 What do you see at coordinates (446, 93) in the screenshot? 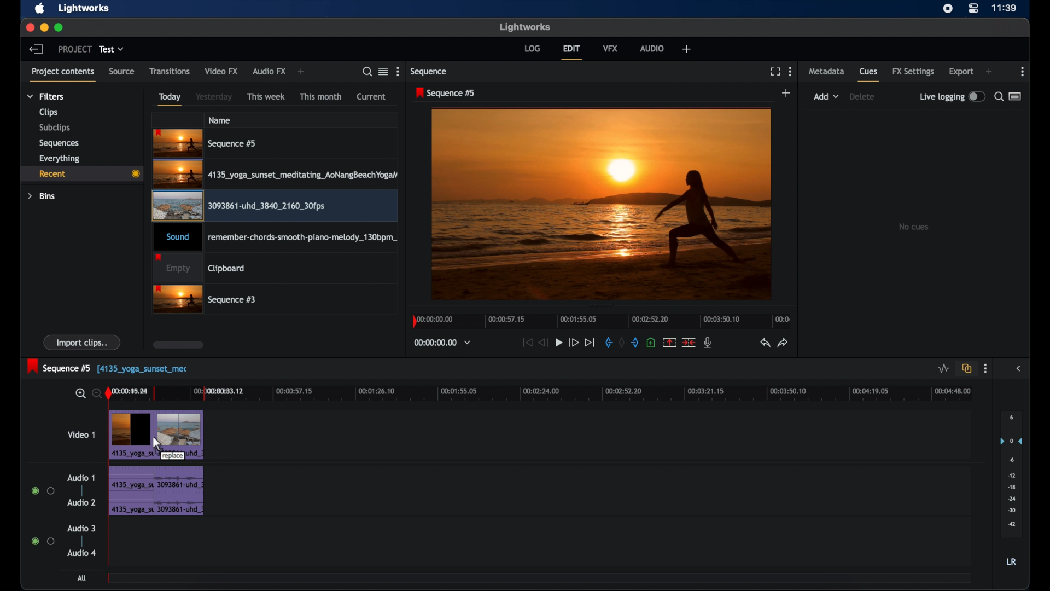
I see `sequence 5` at bounding box center [446, 93].